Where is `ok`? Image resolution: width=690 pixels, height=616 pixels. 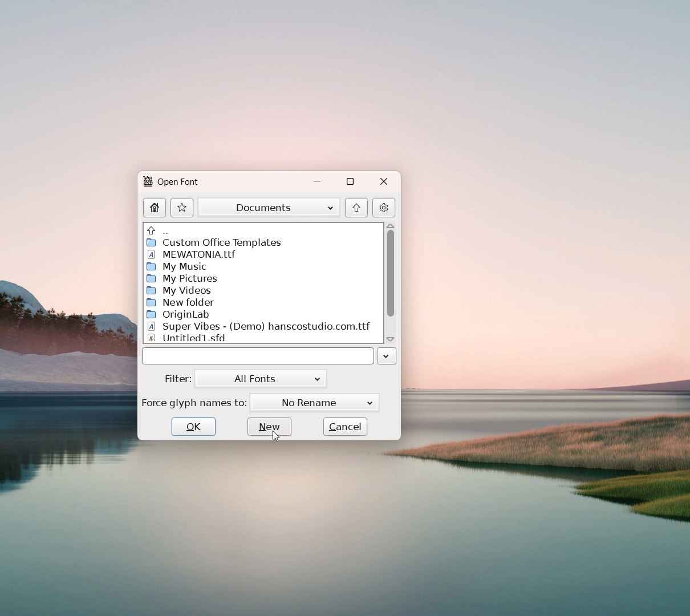
ok is located at coordinates (194, 426).